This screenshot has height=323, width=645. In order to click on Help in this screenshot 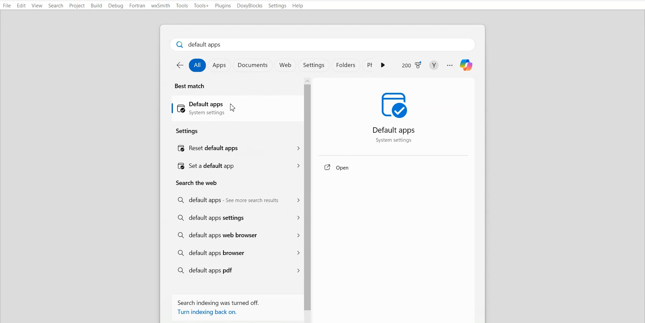, I will do `click(298, 6)`.